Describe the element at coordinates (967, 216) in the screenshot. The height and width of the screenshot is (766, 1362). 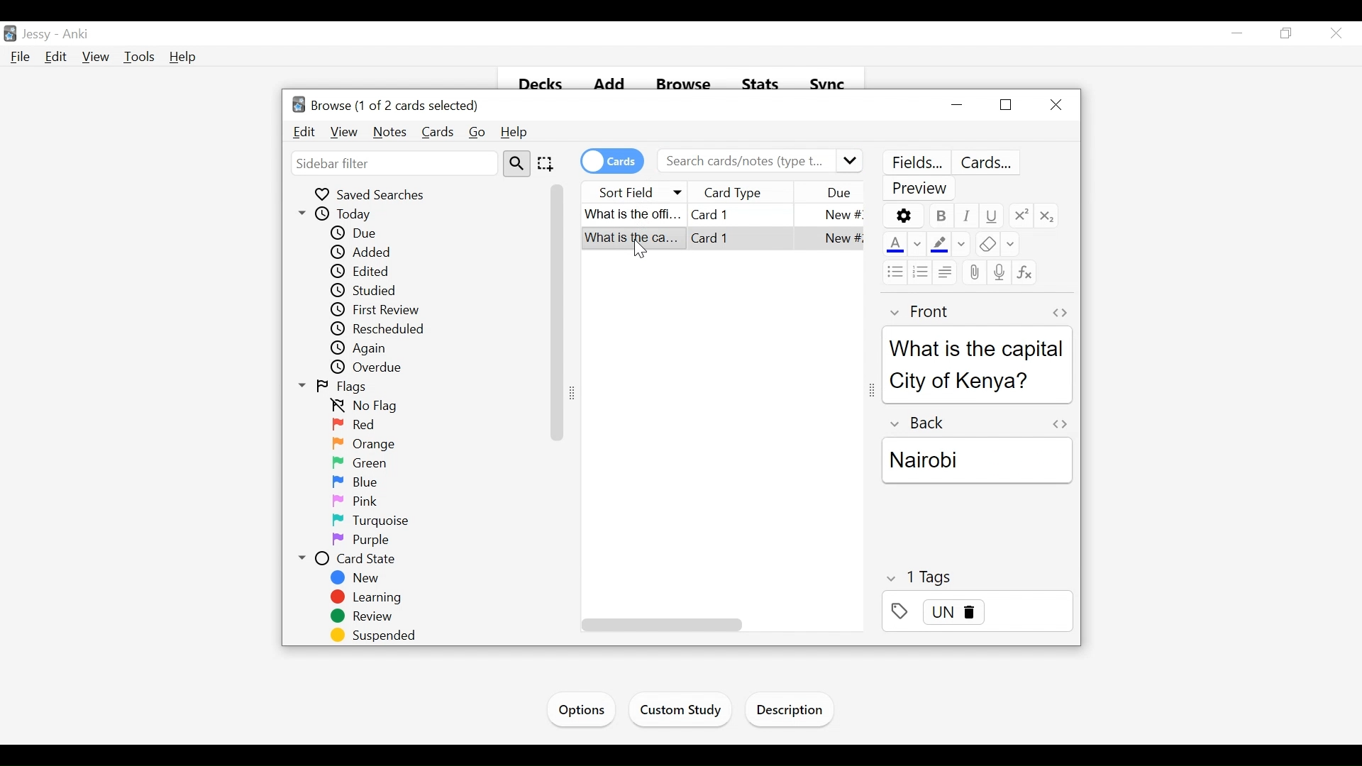
I see `Italics` at that location.